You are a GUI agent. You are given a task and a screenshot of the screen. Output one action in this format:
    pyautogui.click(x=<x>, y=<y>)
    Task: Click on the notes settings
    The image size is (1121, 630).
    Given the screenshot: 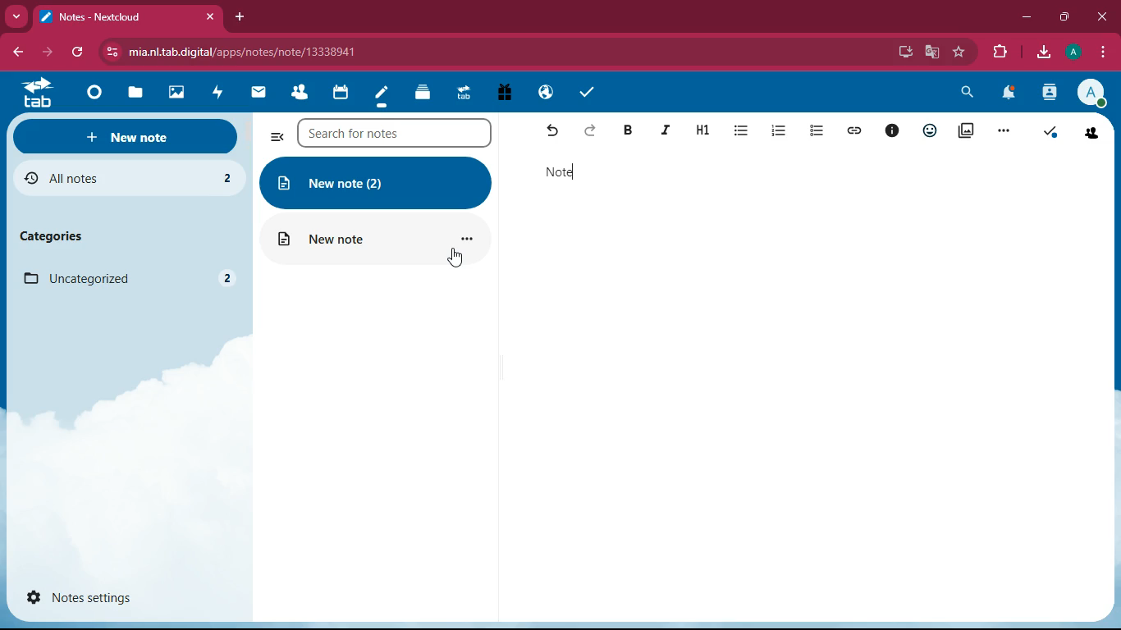 What is the action you would take?
    pyautogui.click(x=83, y=596)
    